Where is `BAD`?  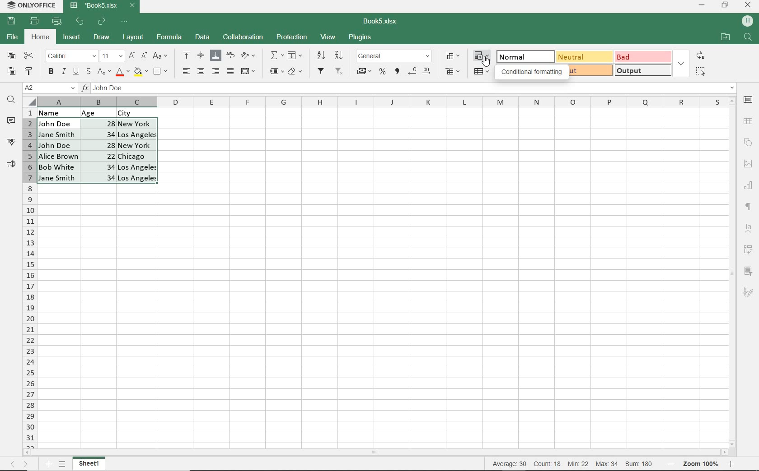
BAD is located at coordinates (642, 56).